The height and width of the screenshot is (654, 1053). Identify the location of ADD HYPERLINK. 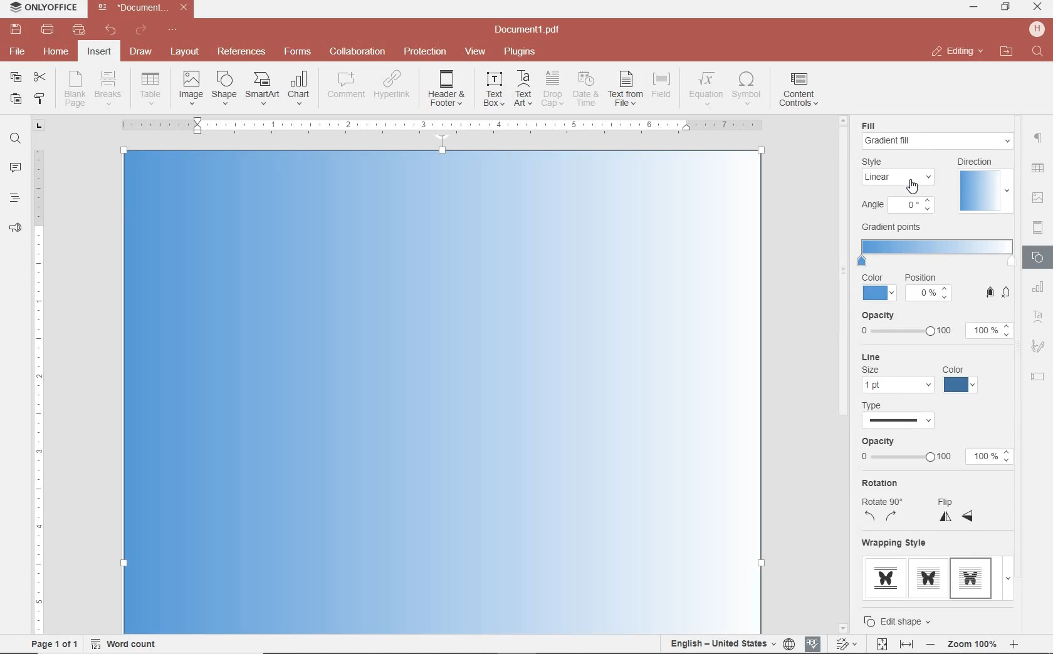
(393, 87).